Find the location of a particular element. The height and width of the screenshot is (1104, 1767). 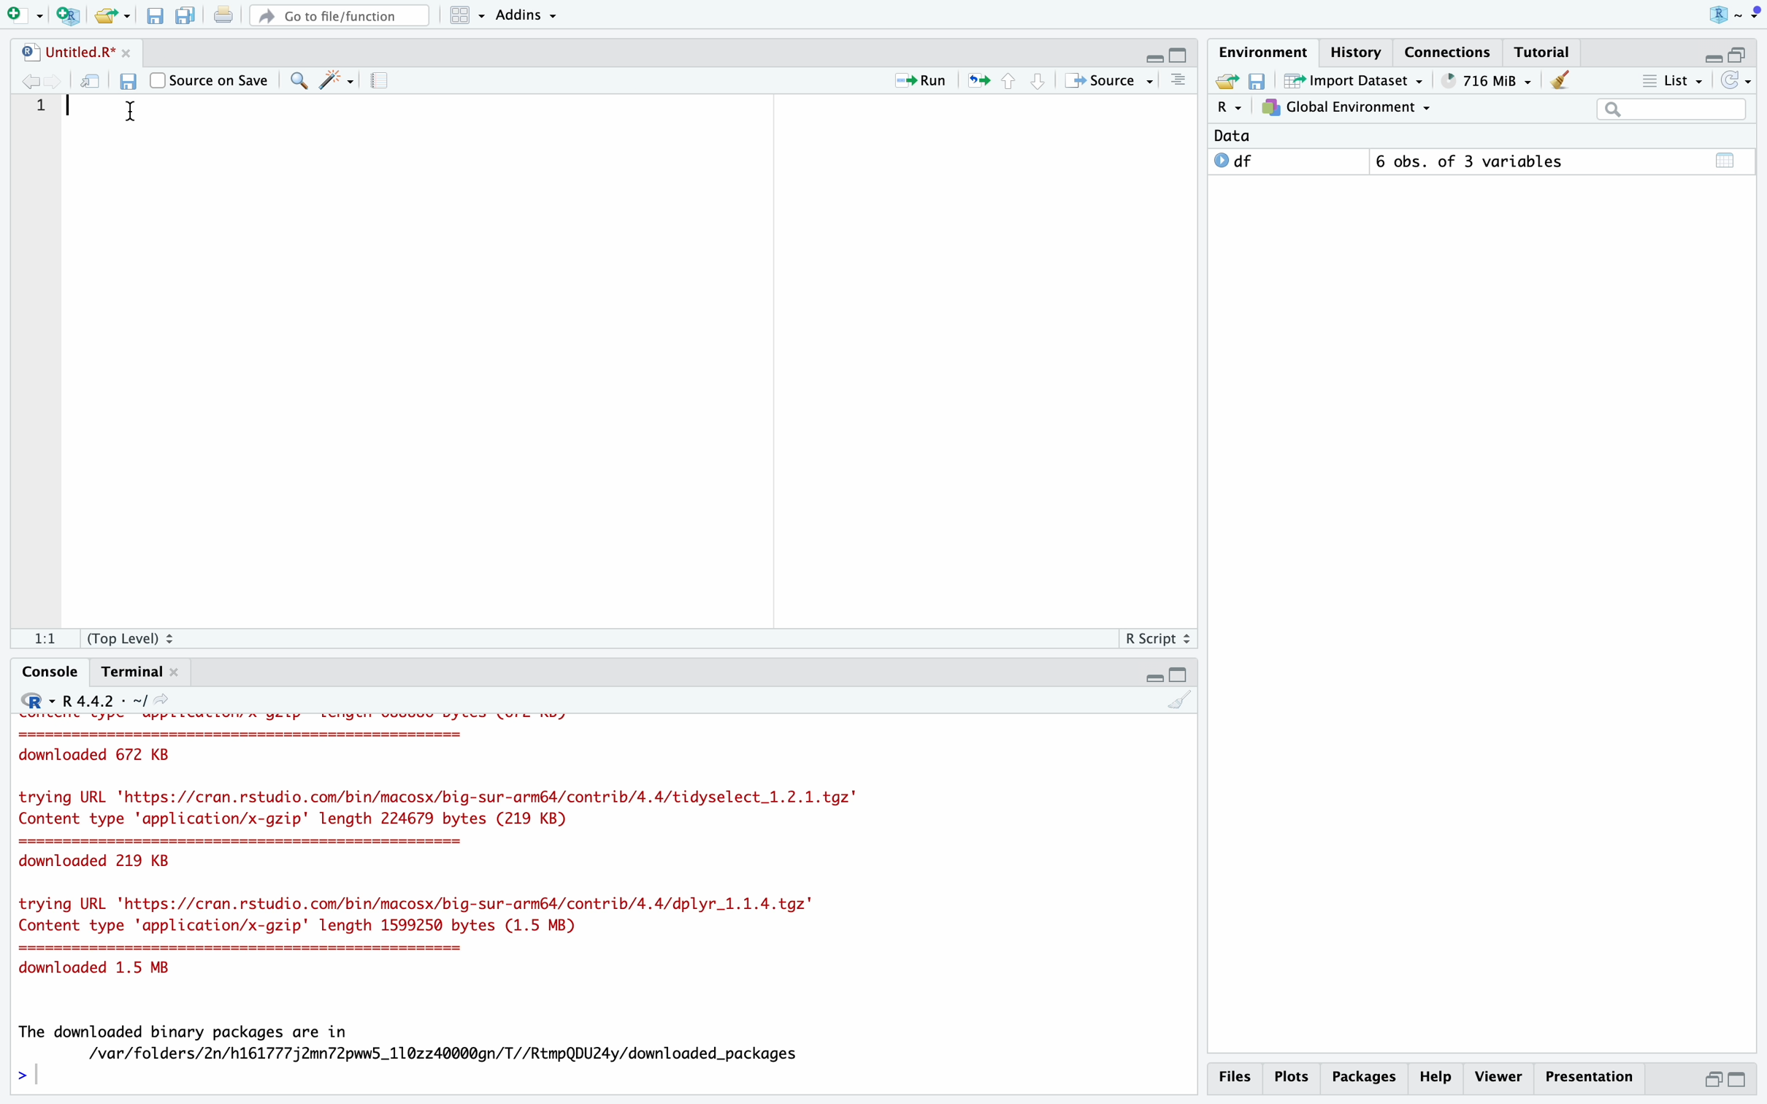

> # View the result

> print(grouped_df)

Error: object 'grouped_df' not found
> cle

Error: object 'clc' not found

> clear

Error: object 'clear' not found

> cls

Error: object 'cls' not found is located at coordinates (602, 904).